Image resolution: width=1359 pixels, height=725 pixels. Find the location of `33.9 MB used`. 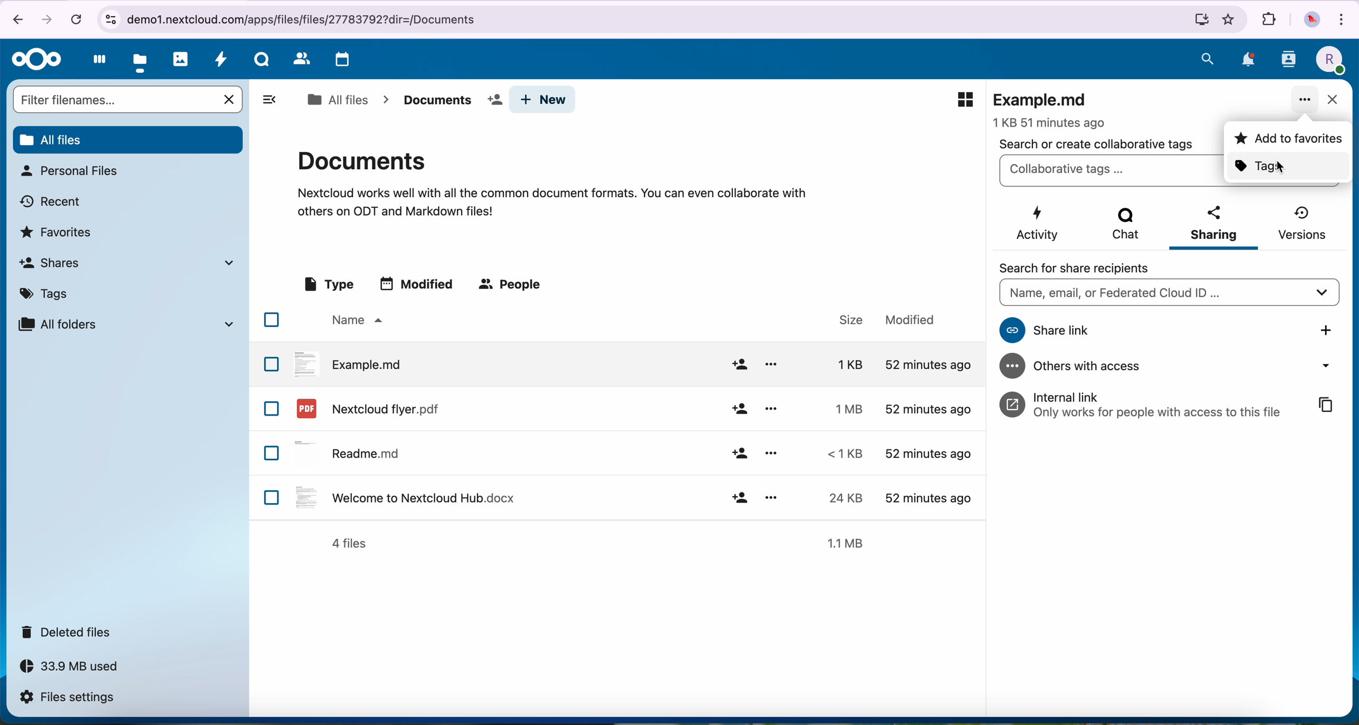

33.9 MB used is located at coordinates (79, 669).